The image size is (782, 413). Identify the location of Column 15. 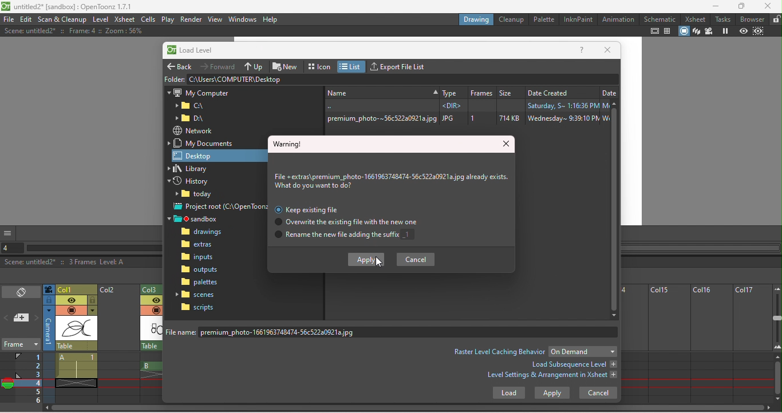
(667, 344).